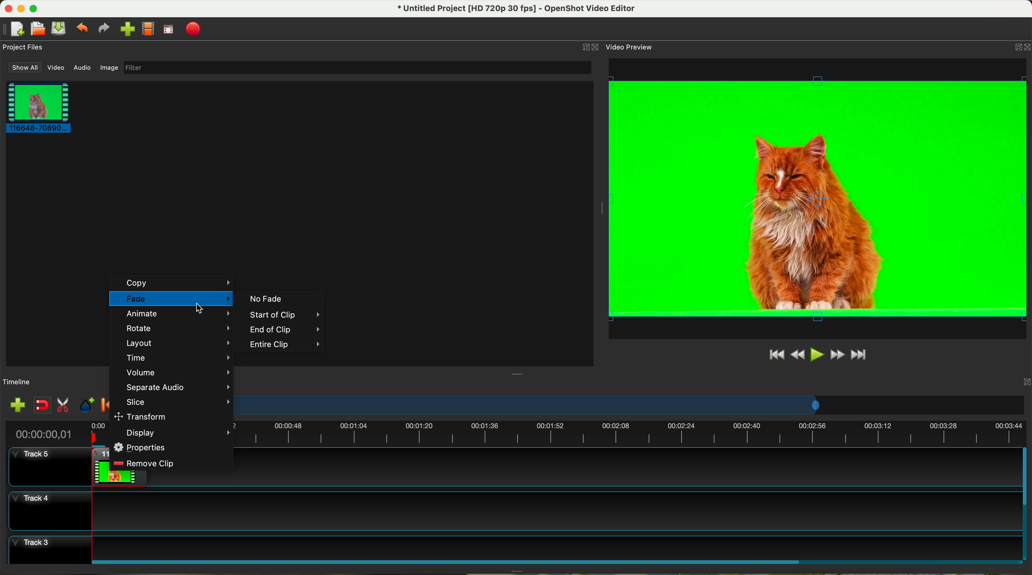 Image resolution: width=1032 pixels, height=575 pixels. What do you see at coordinates (513, 511) in the screenshot?
I see `track 4` at bounding box center [513, 511].